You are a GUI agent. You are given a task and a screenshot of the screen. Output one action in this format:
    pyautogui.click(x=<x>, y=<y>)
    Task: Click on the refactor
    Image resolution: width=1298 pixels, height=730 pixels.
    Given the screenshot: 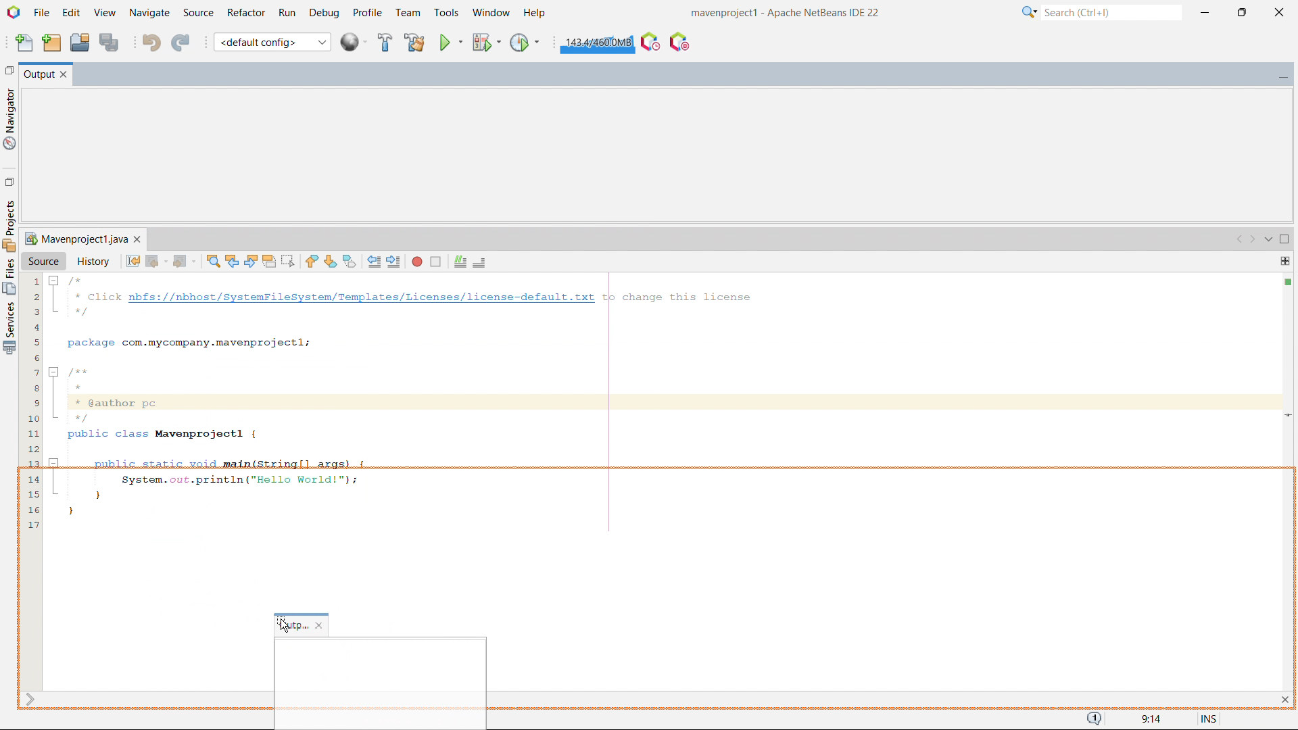 What is the action you would take?
    pyautogui.click(x=247, y=13)
    